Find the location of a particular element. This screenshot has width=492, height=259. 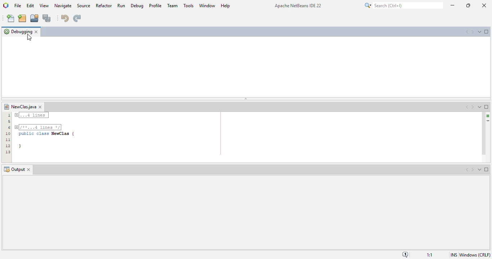

open project is located at coordinates (35, 19).